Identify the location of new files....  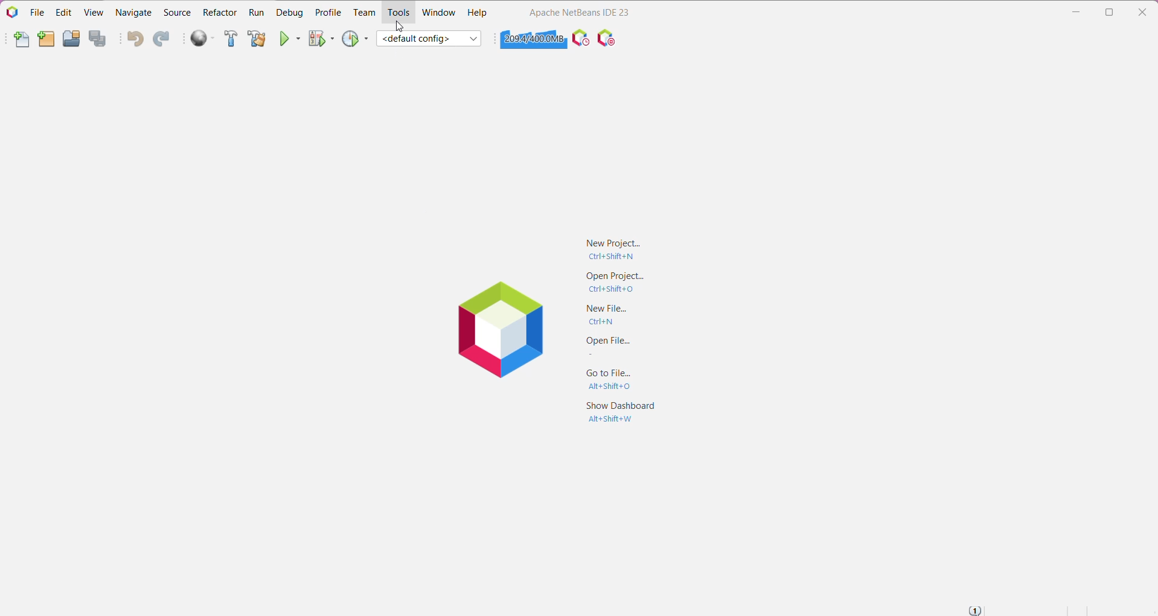
(613, 316).